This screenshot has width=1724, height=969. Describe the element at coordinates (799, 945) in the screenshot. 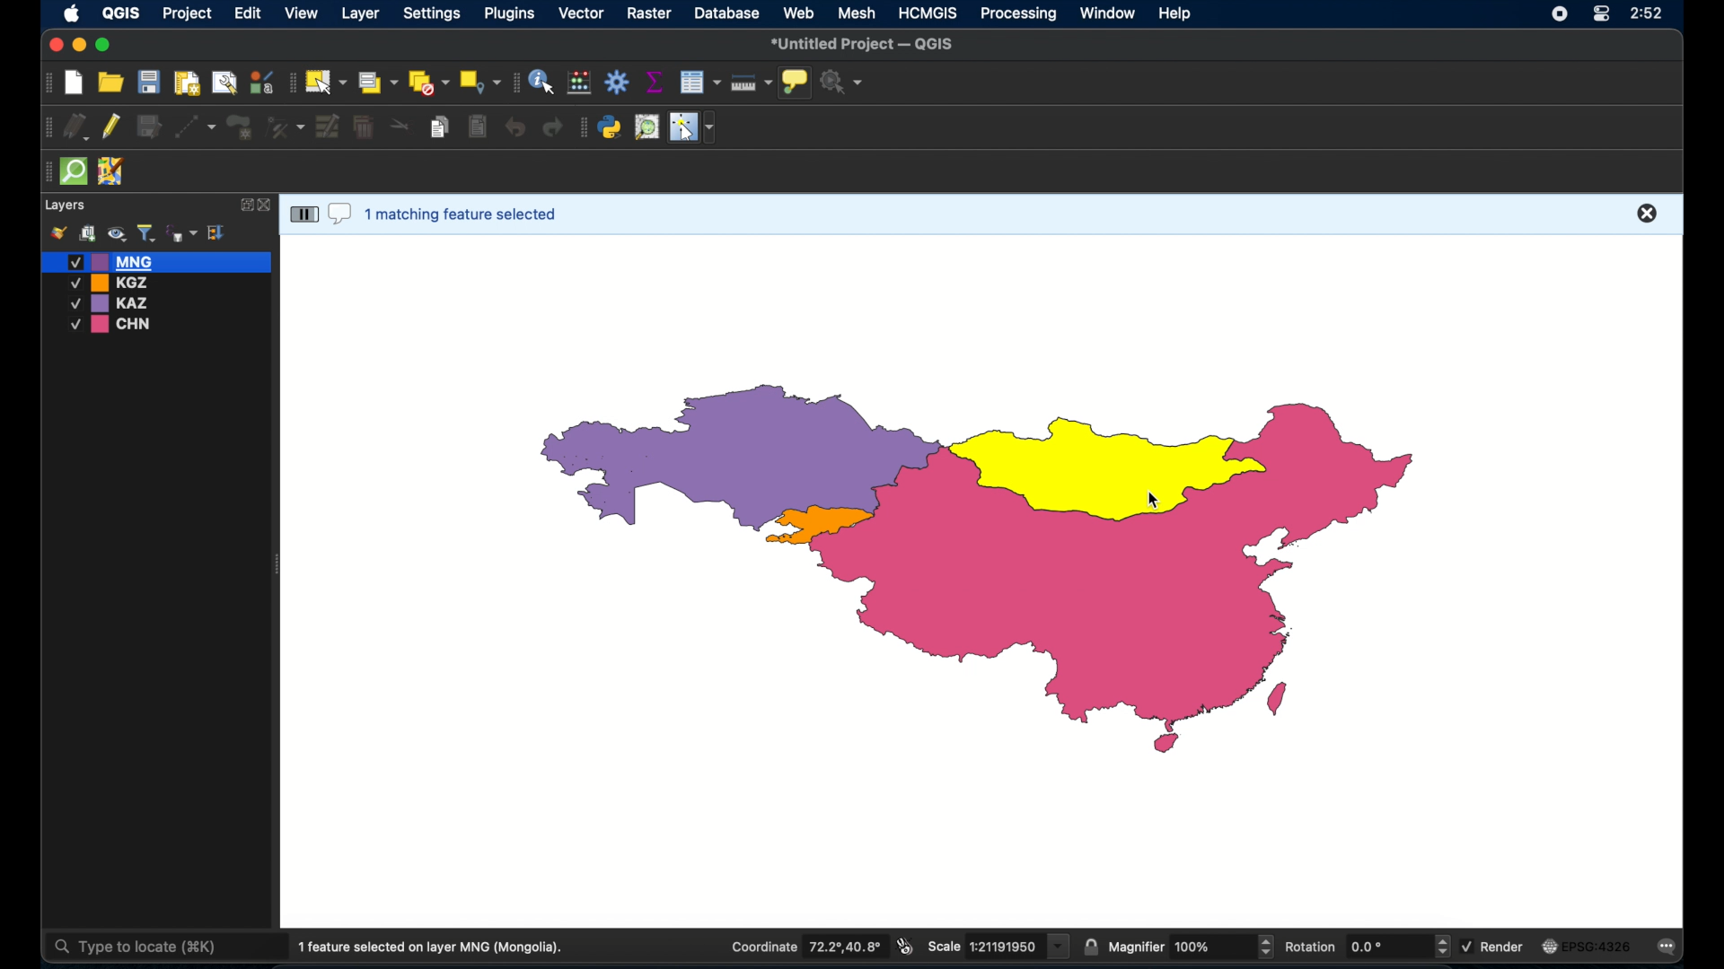

I see `Coordinate  72.2°,40.8°` at that location.